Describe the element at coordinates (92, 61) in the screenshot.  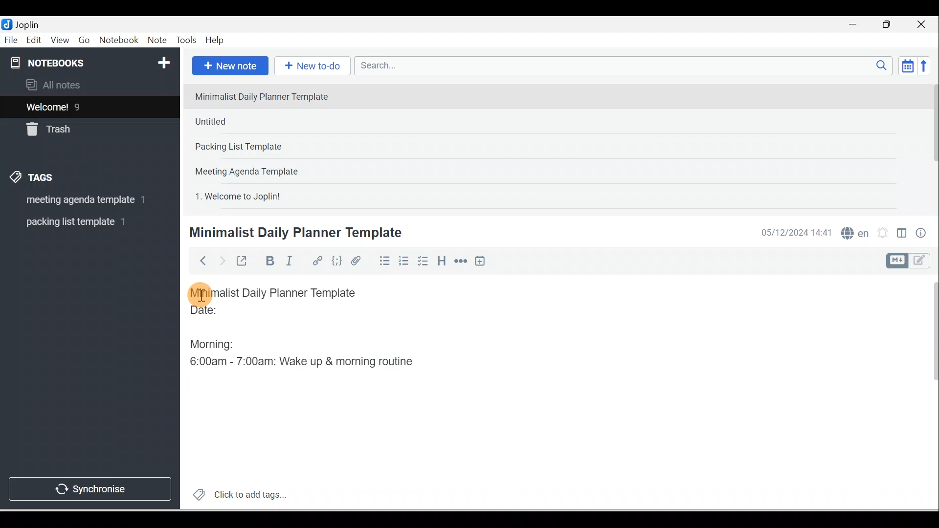
I see `Notebooks` at that location.